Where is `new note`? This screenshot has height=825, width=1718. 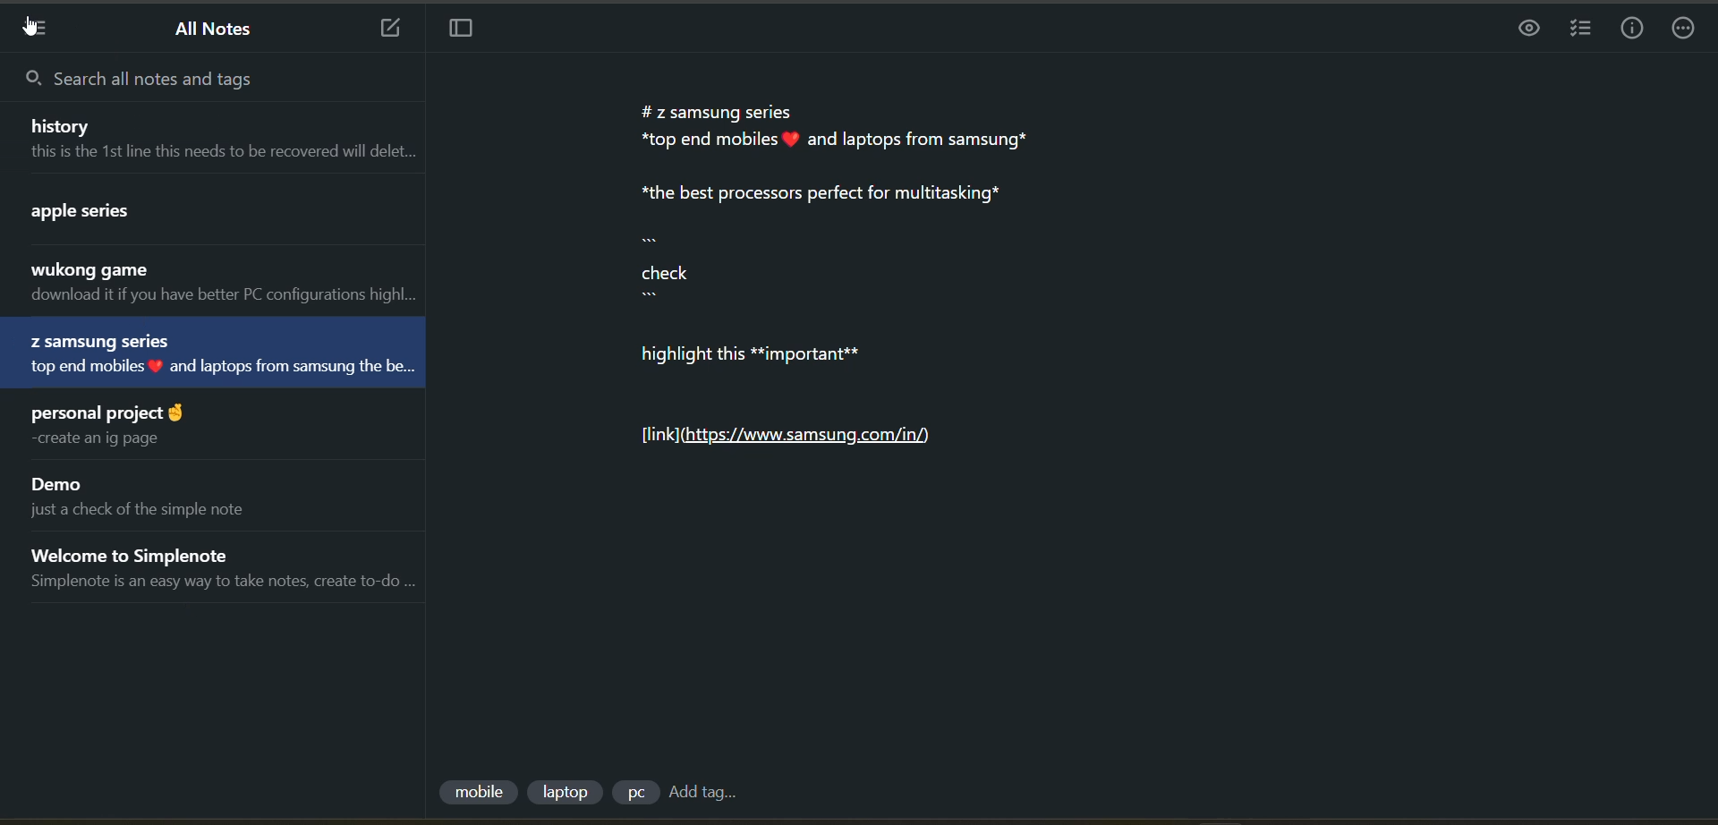
new note is located at coordinates (390, 30).